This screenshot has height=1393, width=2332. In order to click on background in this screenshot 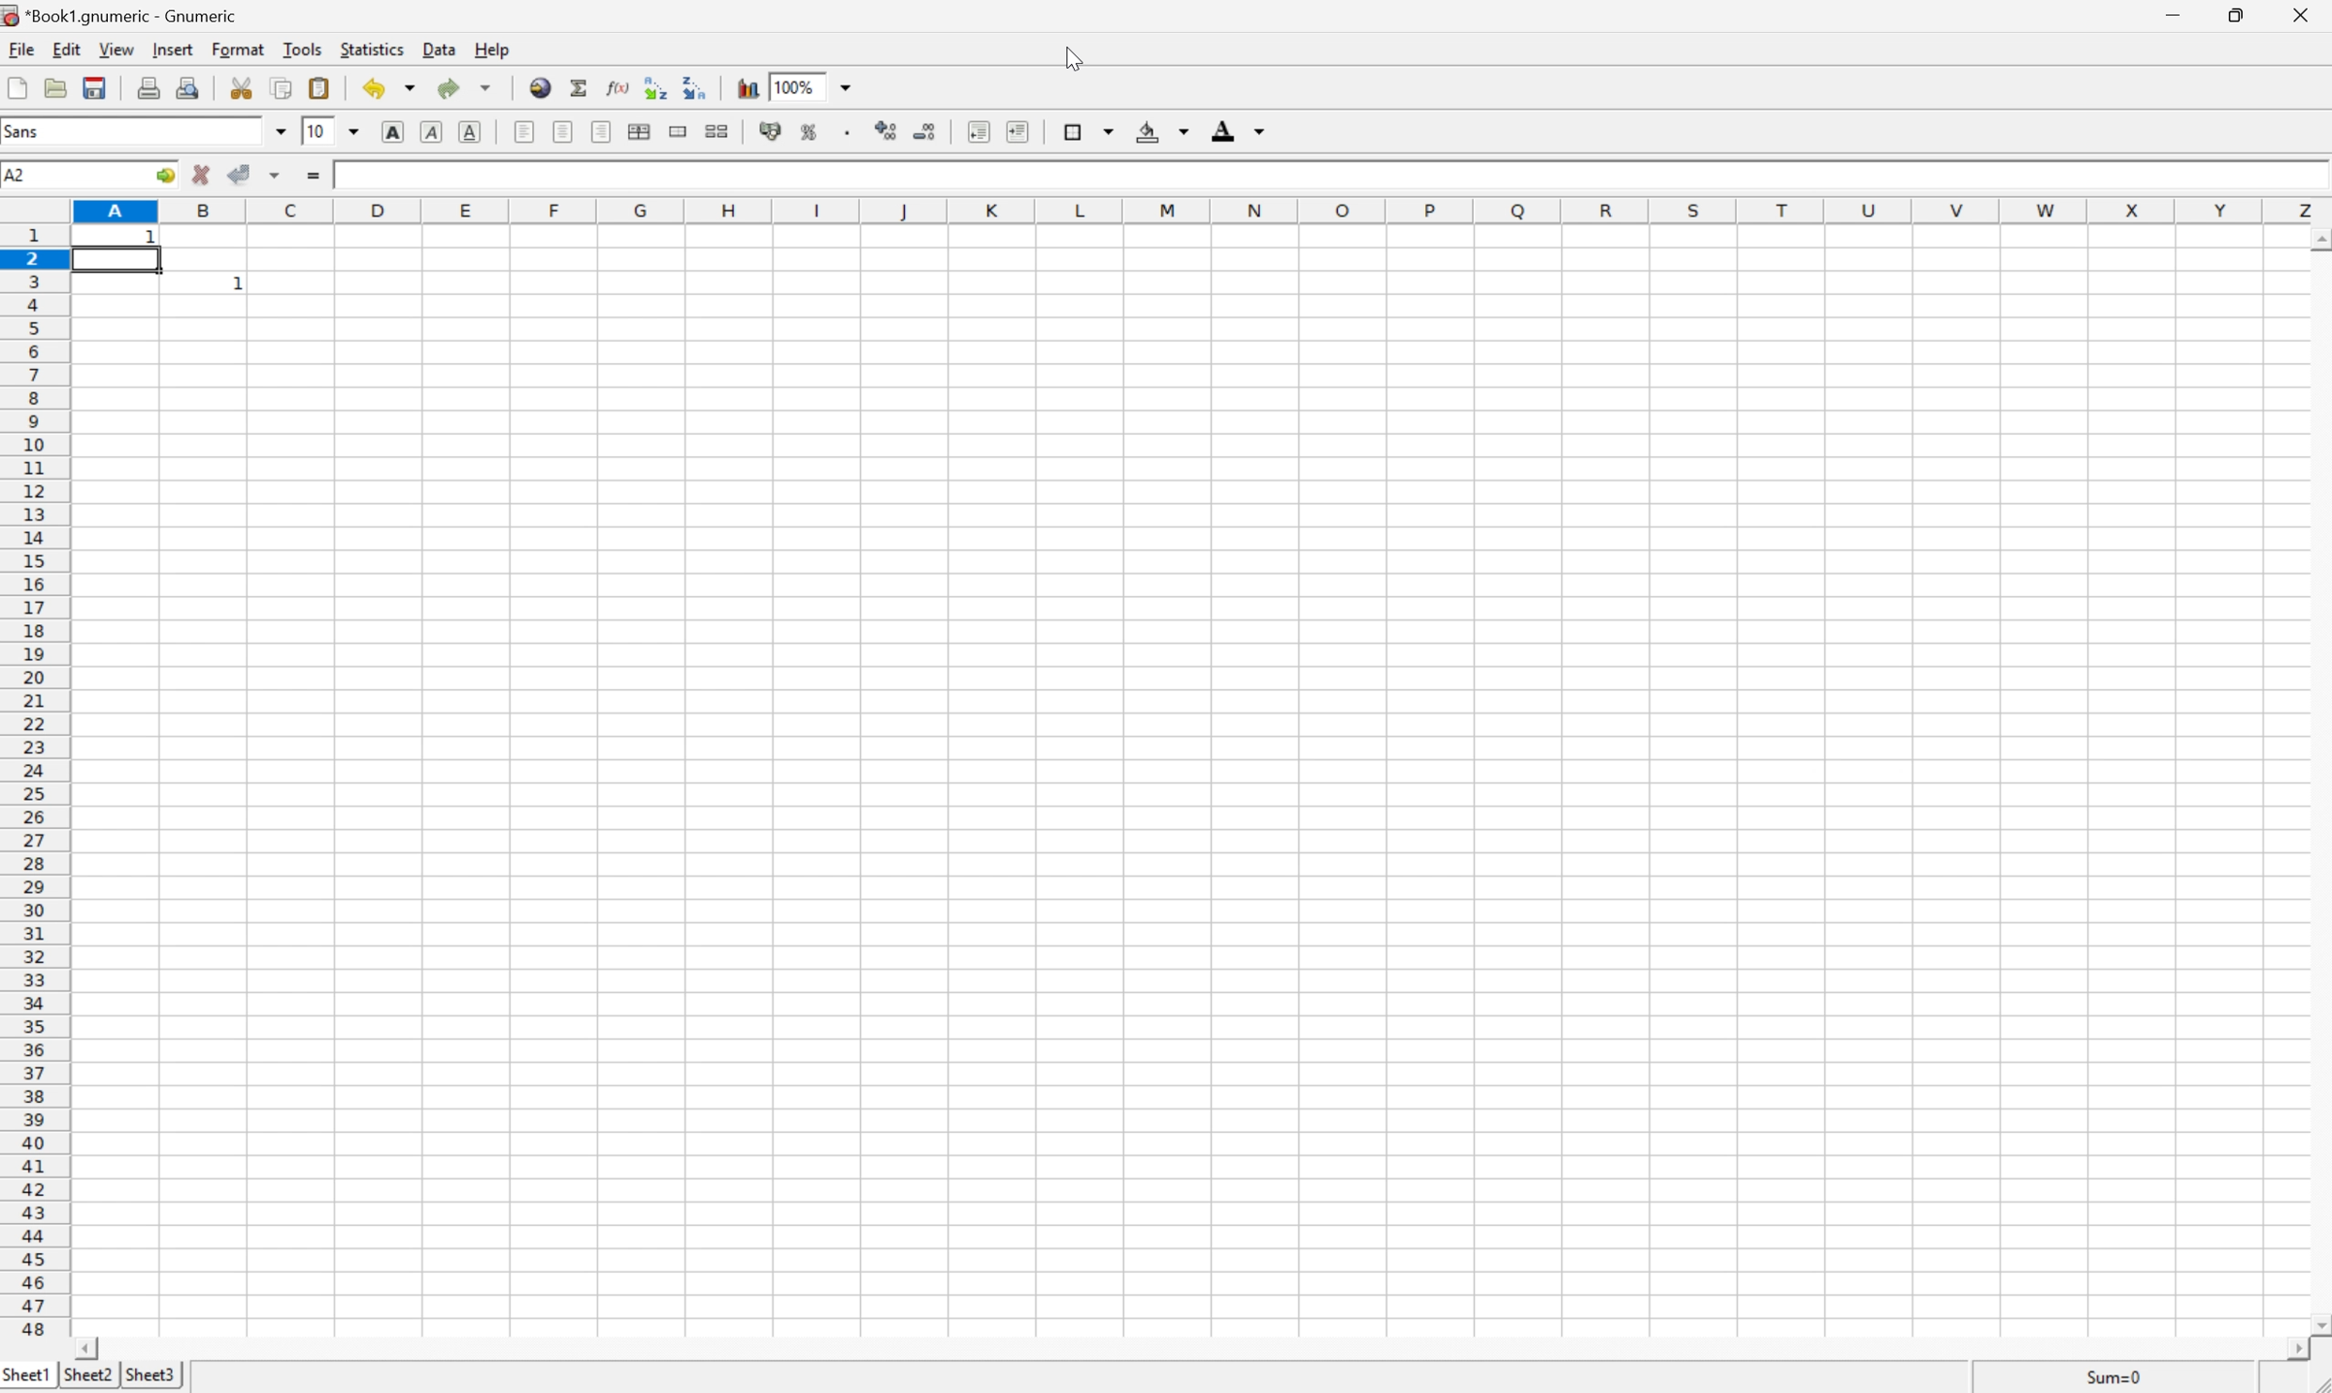, I will do `click(1165, 130)`.